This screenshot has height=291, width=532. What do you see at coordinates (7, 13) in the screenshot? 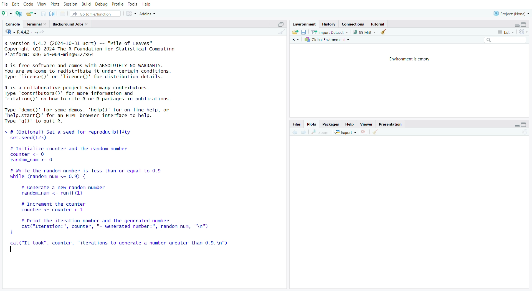
I see `New File` at bounding box center [7, 13].